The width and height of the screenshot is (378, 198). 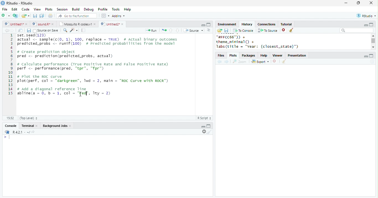 I want to click on logo, so click(x=3, y=3).